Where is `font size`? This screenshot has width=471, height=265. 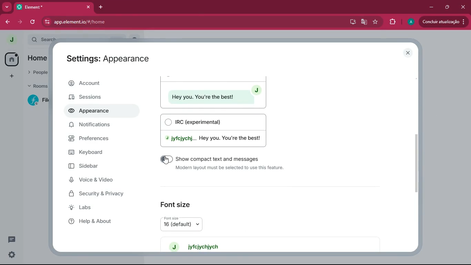 font size is located at coordinates (177, 202).